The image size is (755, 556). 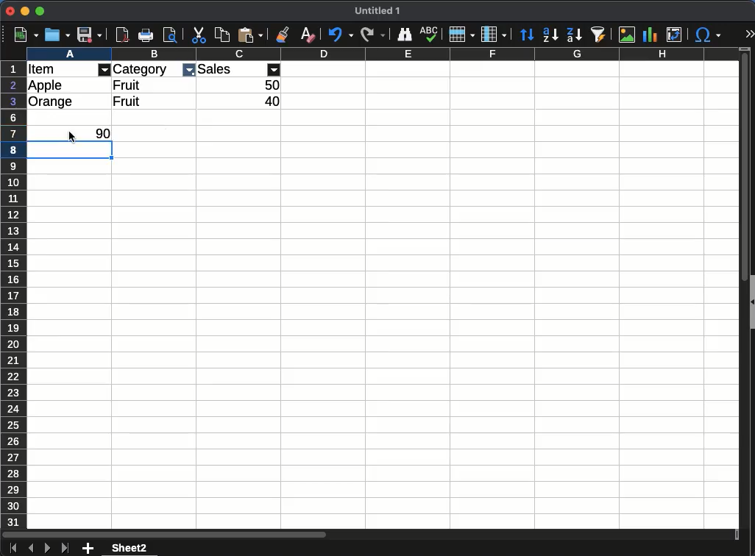 What do you see at coordinates (526, 33) in the screenshot?
I see `sort` at bounding box center [526, 33].